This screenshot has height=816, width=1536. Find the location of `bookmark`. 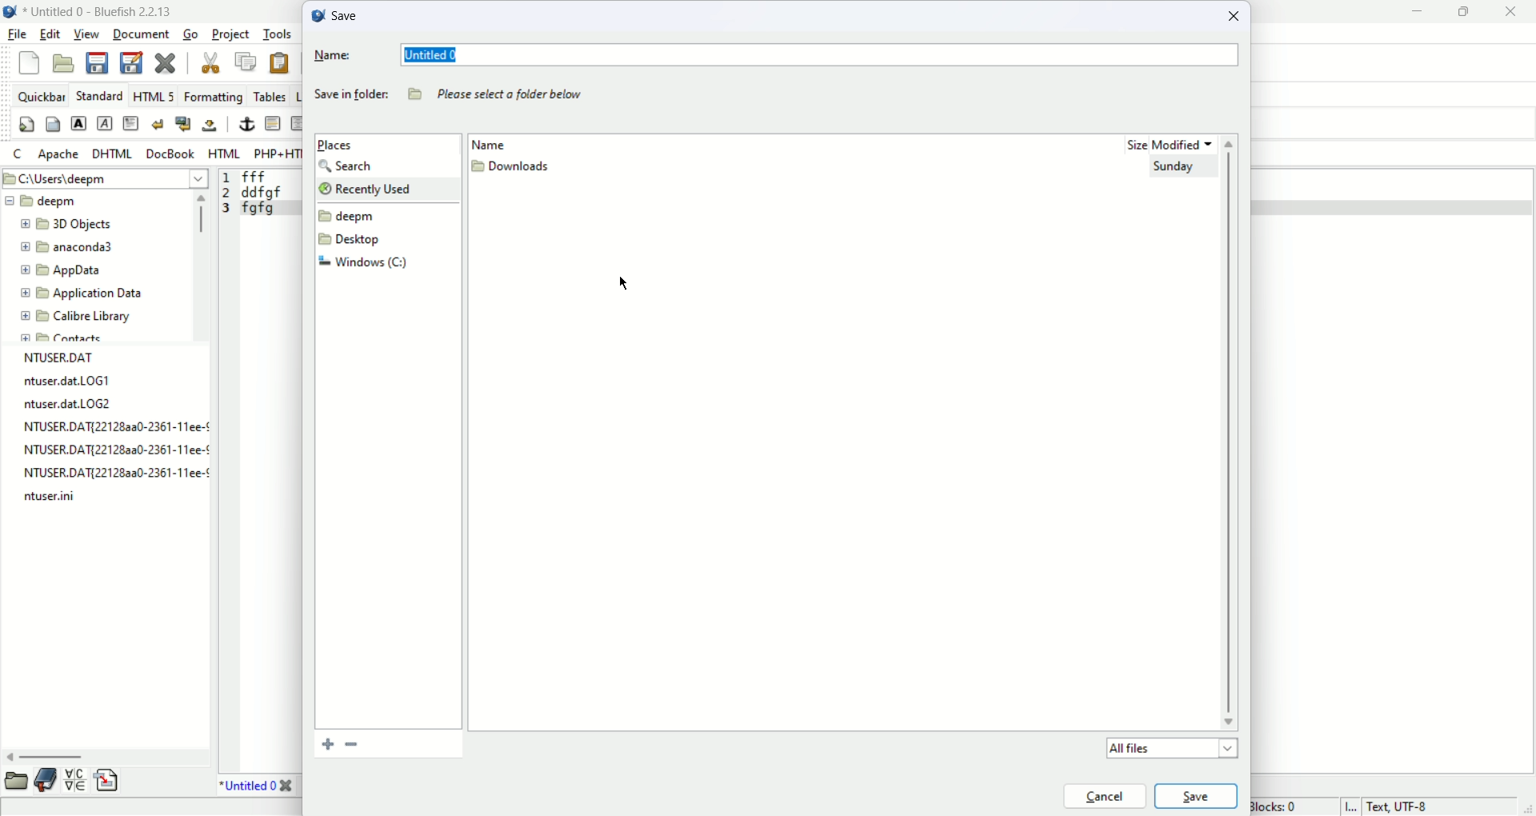

bookmark is located at coordinates (47, 782).